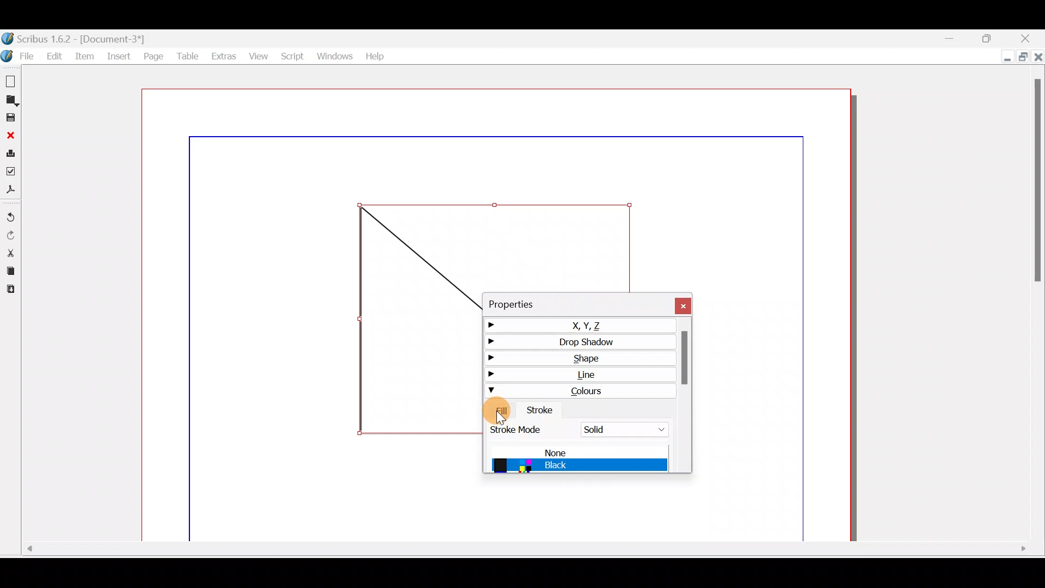 The width and height of the screenshot is (1045, 588). Describe the element at coordinates (580, 374) in the screenshot. I see `Line` at that location.